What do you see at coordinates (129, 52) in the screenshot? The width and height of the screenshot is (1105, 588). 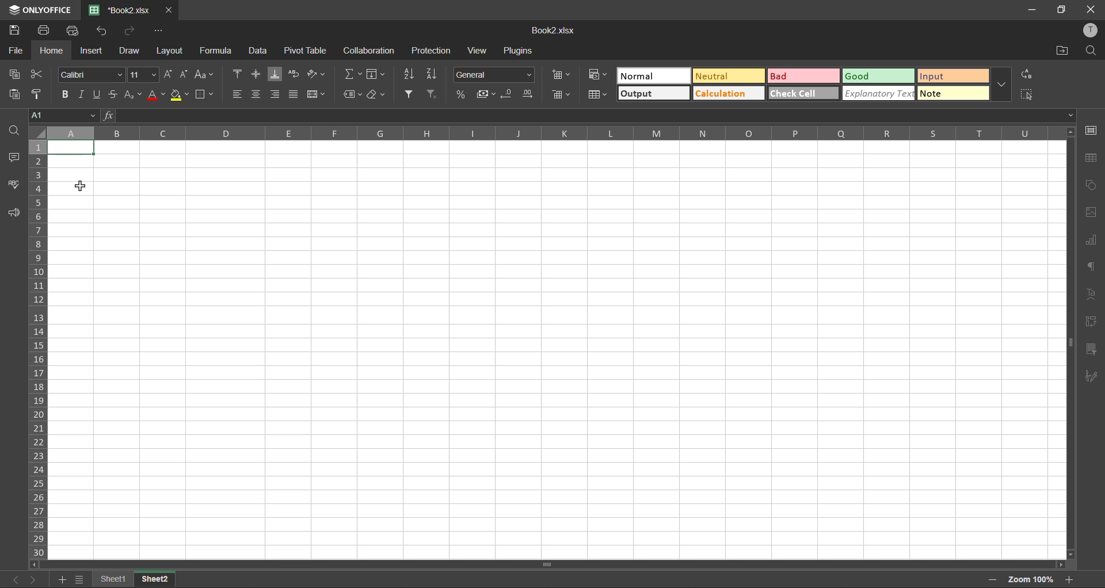 I see `draw` at bounding box center [129, 52].